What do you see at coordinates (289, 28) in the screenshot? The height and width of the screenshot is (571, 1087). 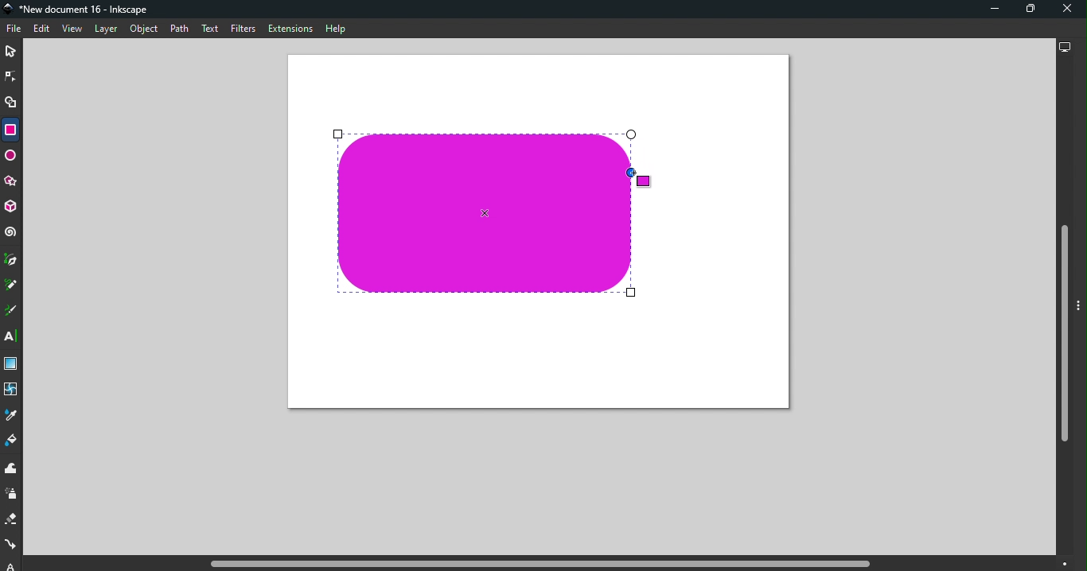 I see `Extensions` at bounding box center [289, 28].